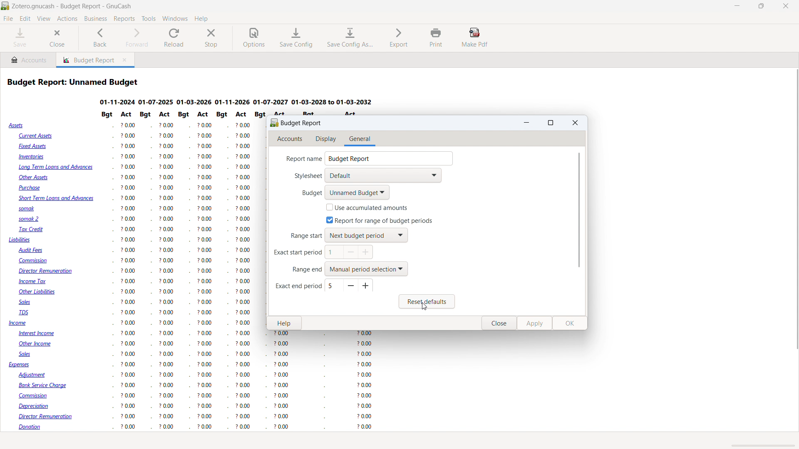 The width and height of the screenshot is (799, 449). Describe the element at coordinates (296, 38) in the screenshot. I see `save configuration` at that location.